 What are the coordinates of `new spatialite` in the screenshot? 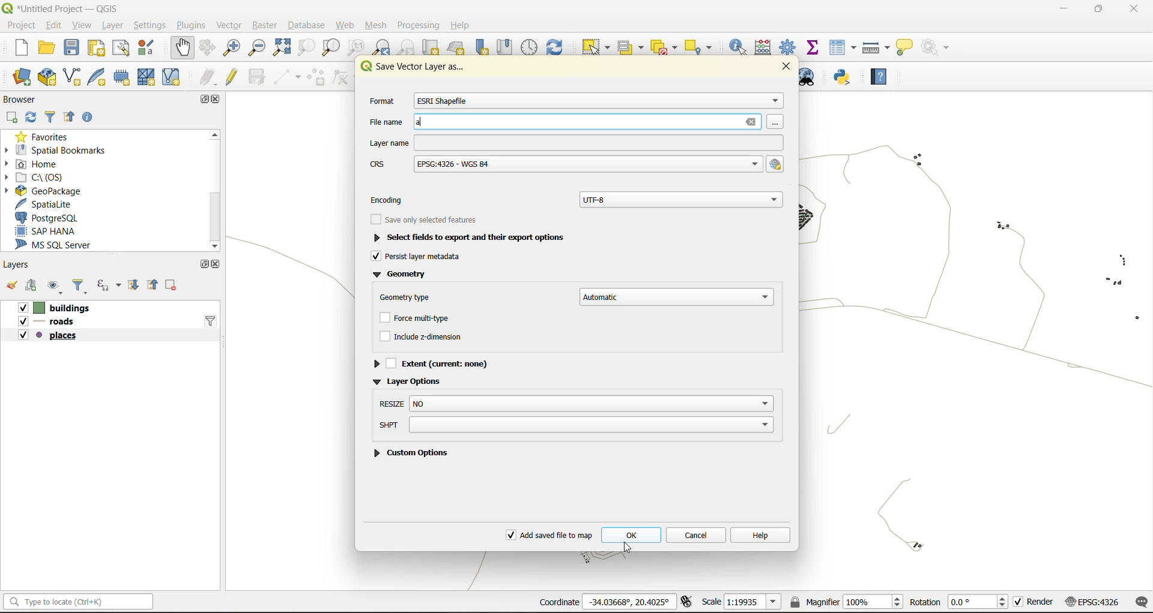 It's located at (98, 76).